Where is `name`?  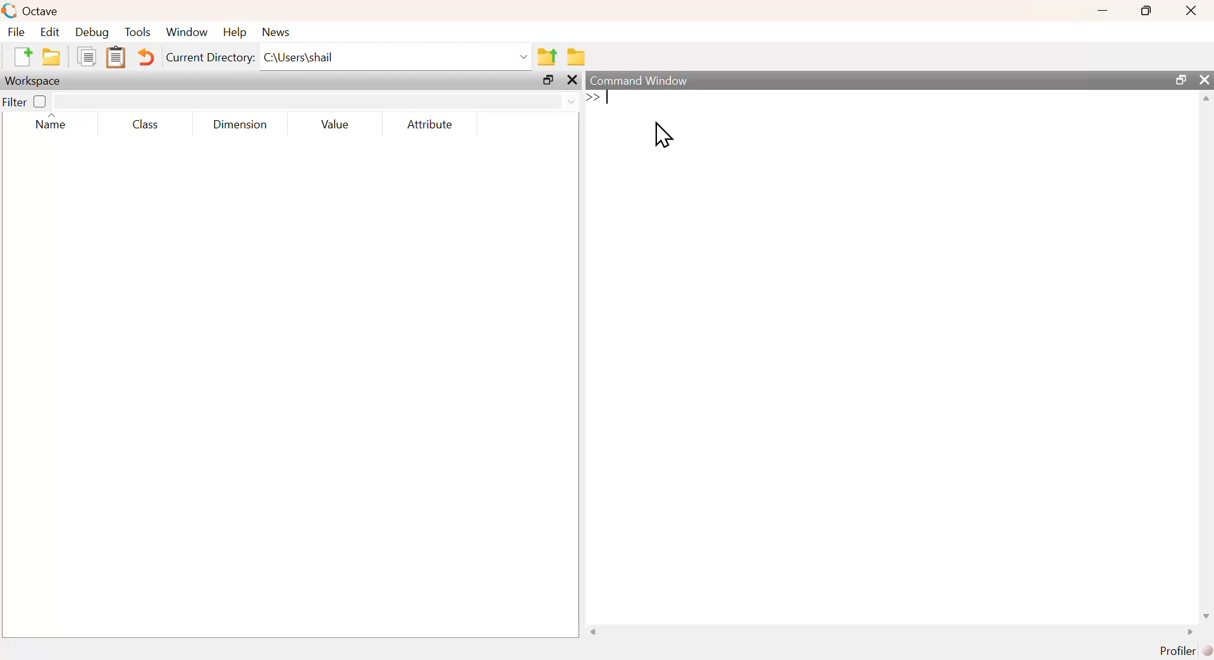 name is located at coordinates (45, 125).